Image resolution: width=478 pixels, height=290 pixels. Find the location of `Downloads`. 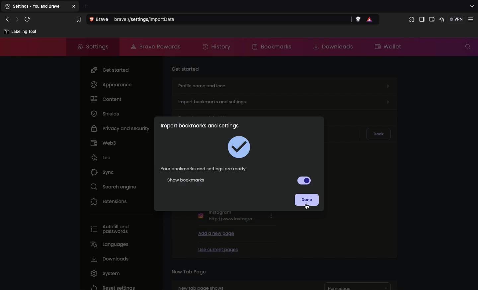

Downloads is located at coordinates (331, 46).